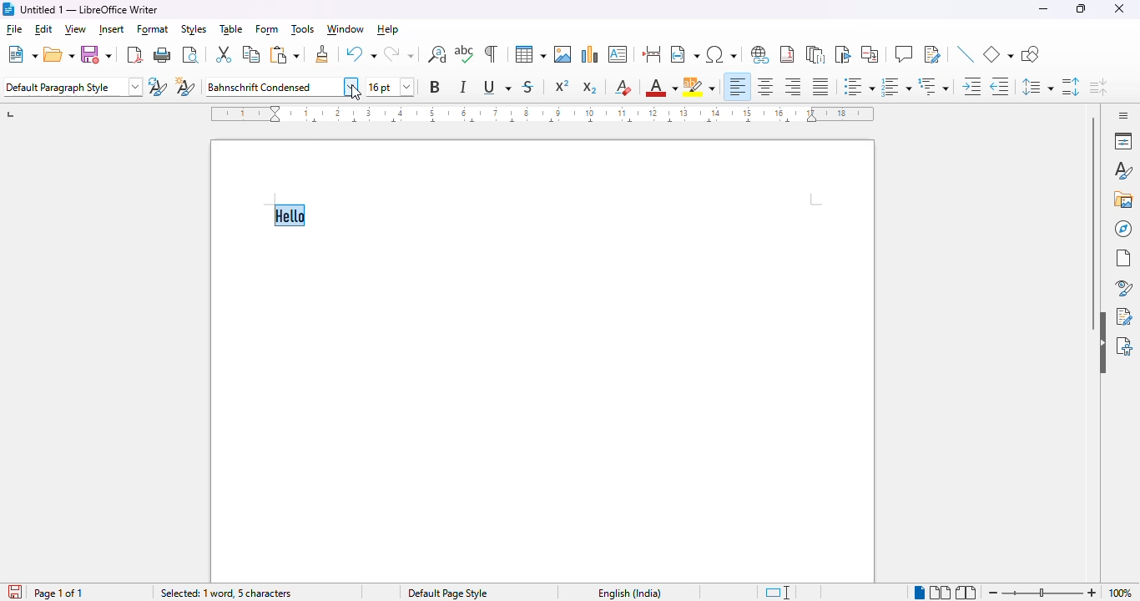 The height and width of the screenshot is (601, 1140). I want to click on clone formatting, so click(322, 53).